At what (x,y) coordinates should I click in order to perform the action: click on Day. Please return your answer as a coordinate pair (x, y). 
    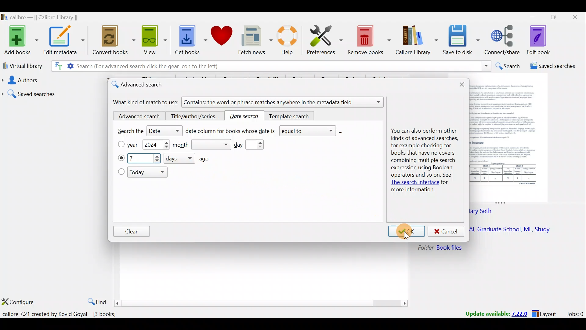
    Looking at the image, I should click on (253, 145).